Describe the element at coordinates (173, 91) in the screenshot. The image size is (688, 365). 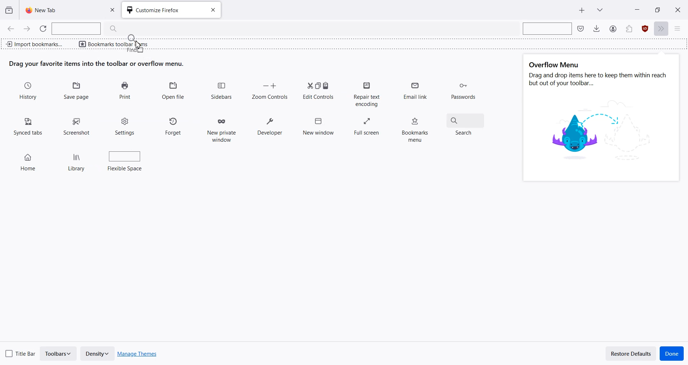
I see `Open file` at that location.